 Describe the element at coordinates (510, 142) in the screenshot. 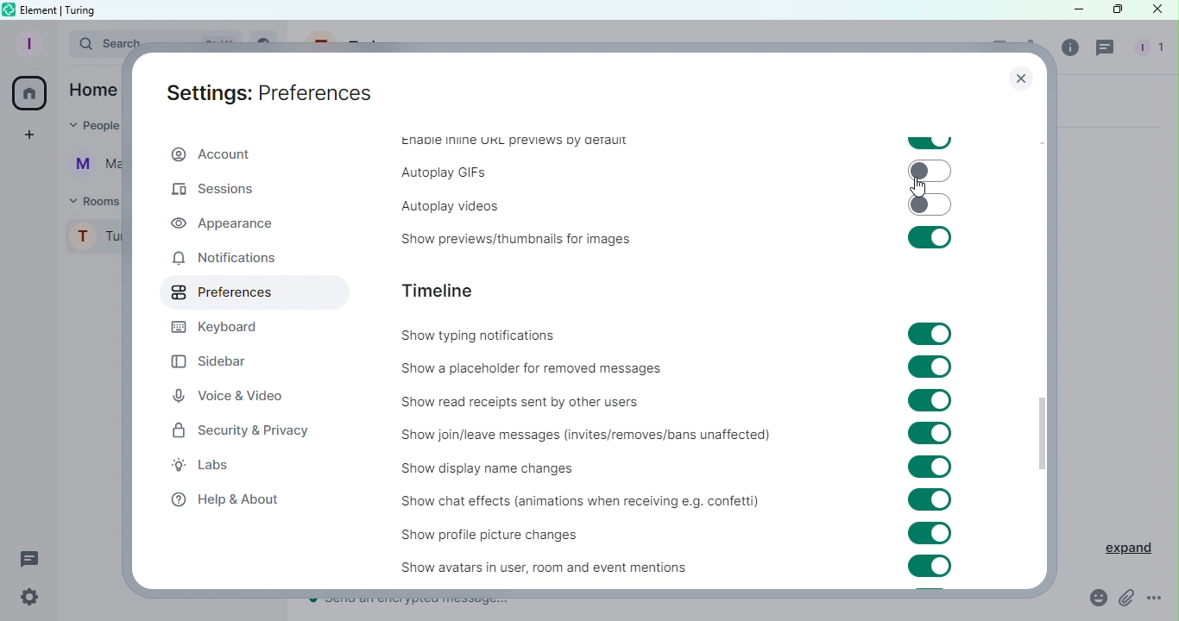

I see `Enable inline URL preview by default` at that location.